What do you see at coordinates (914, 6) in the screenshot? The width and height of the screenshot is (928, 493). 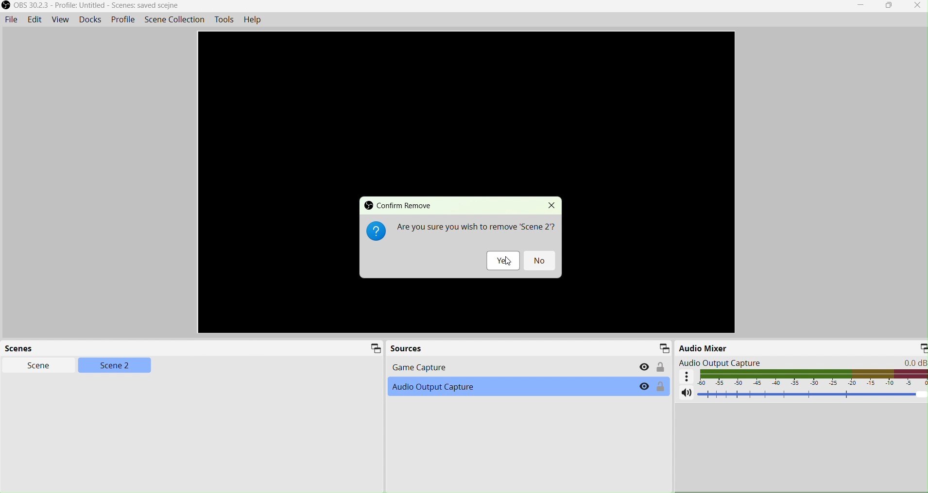 I see `Close ` at bounding box center [914, 6].